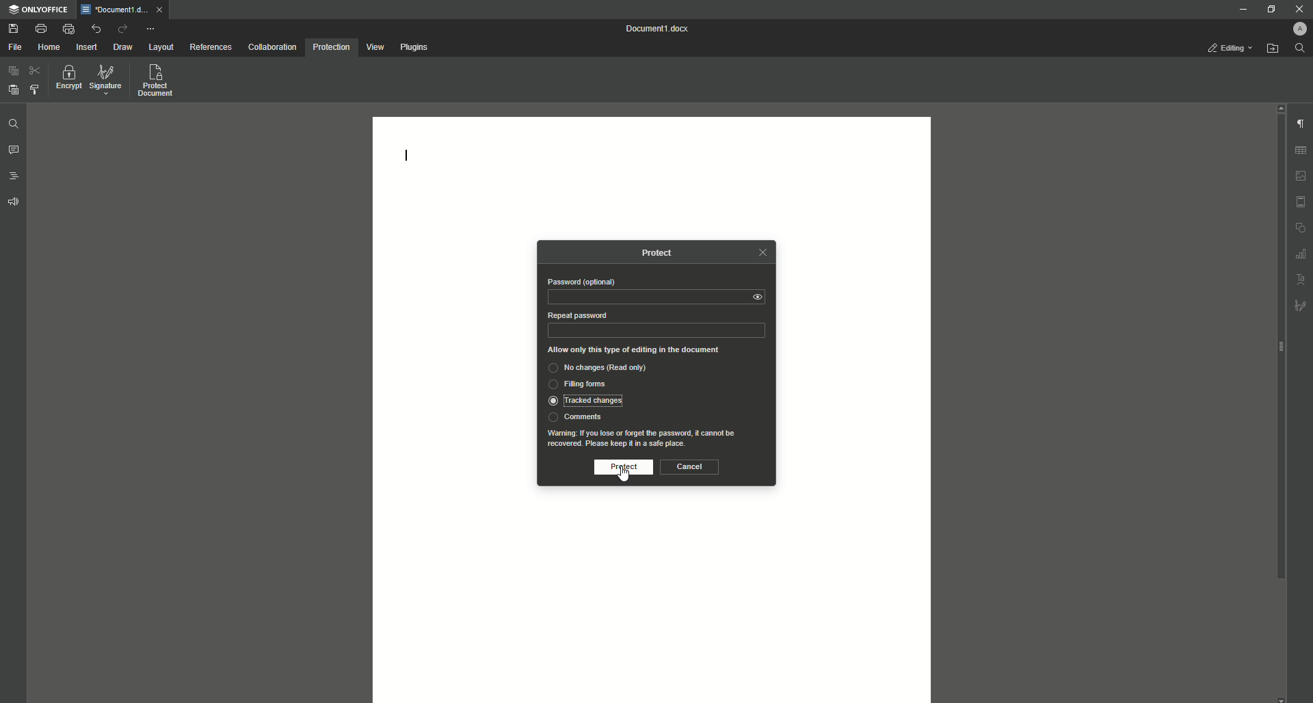  I want to click on Plugins, so click(414, 47).